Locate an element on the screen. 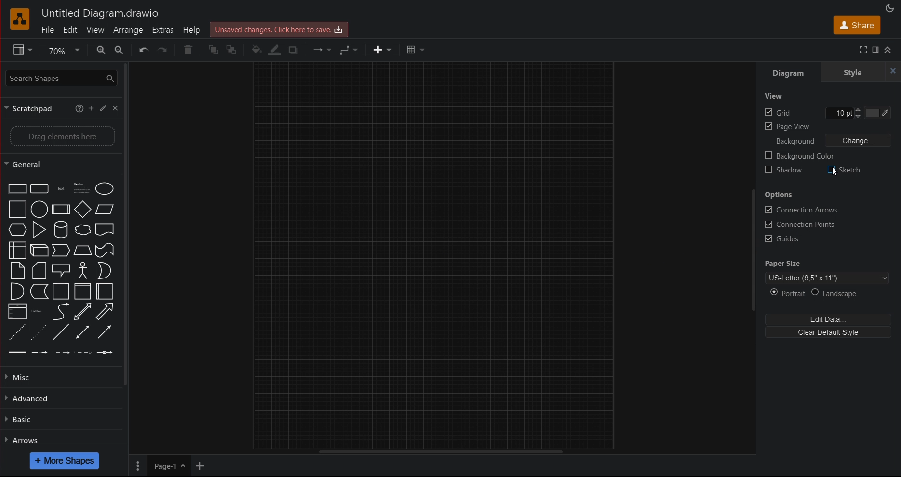  Scratchpad is located at coordinates (29, 109).